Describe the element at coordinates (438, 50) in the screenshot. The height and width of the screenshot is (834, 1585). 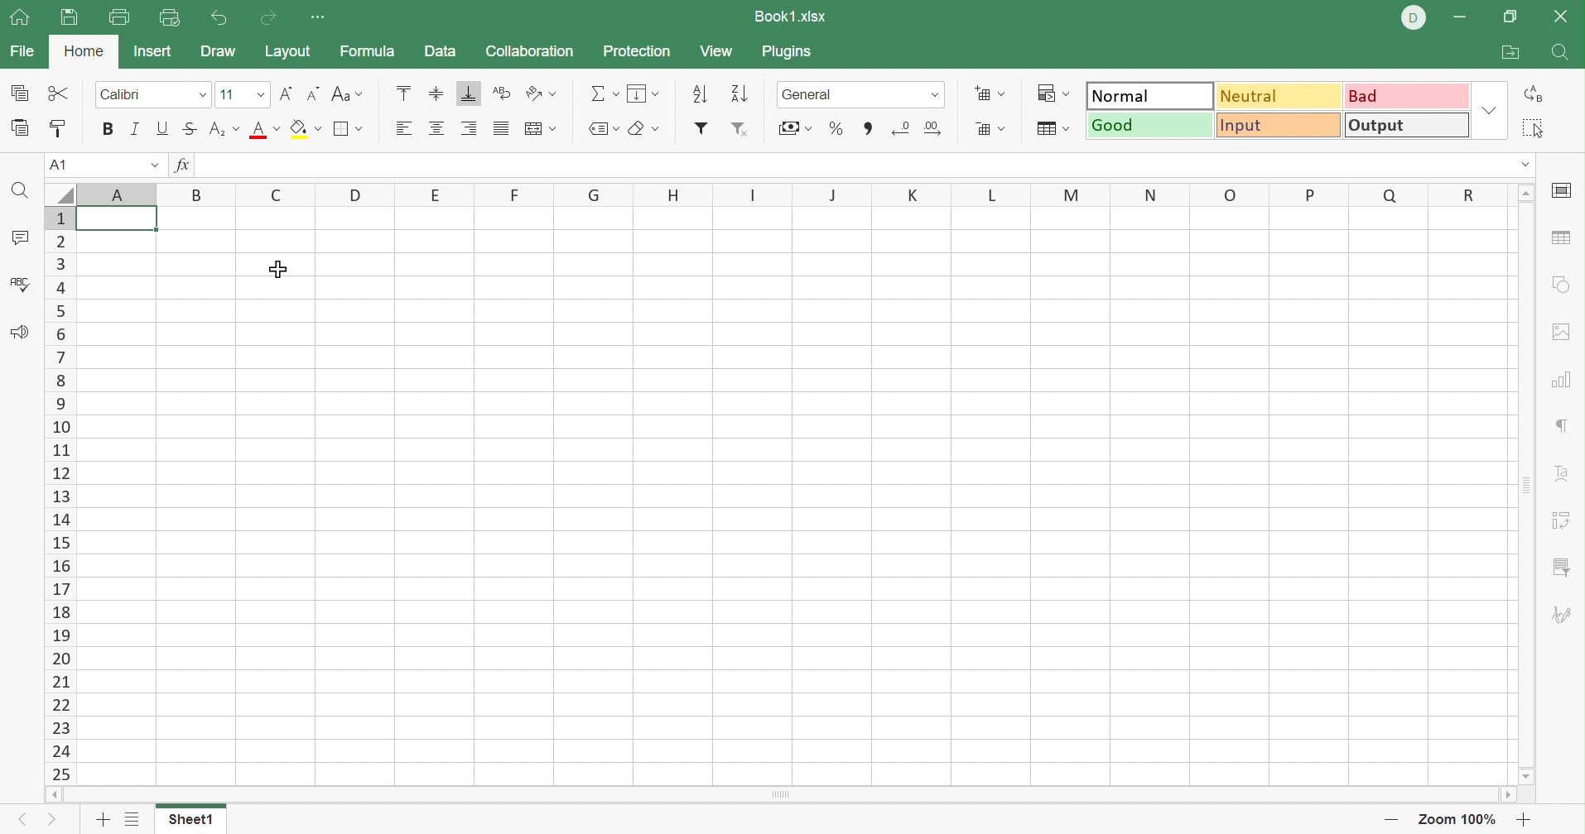
I see `Data` at that location.